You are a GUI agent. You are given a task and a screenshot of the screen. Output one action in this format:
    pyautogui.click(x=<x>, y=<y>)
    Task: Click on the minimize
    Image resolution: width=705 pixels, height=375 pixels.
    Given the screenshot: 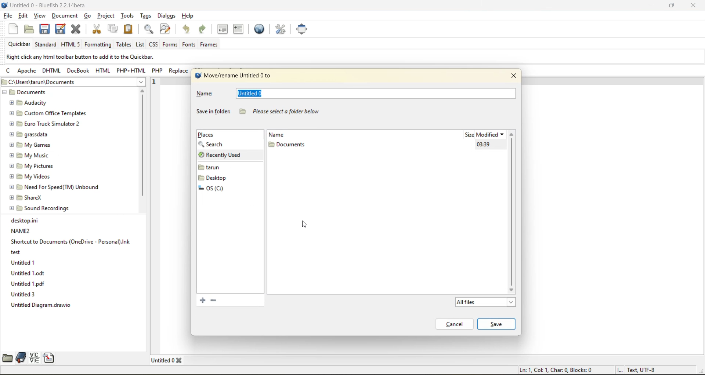 What is the action you would take?
    pyautogui.click(x=652, y=4)
    